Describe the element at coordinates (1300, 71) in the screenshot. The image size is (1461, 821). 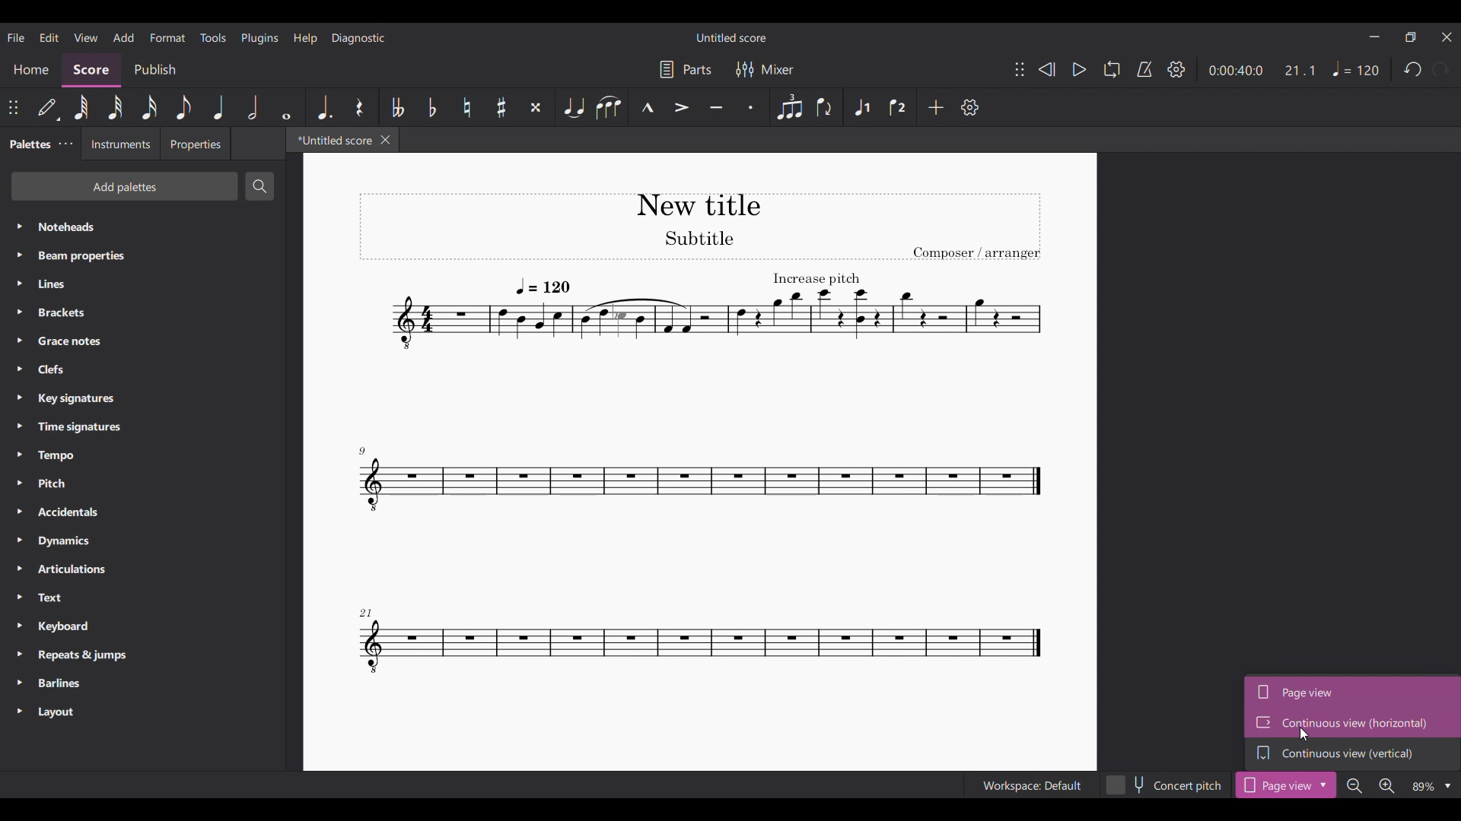
I see `Score ratio` at that location.